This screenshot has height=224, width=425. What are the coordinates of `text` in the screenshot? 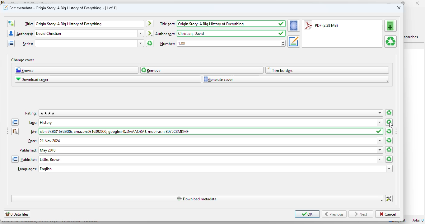 It's located at (25, 34).